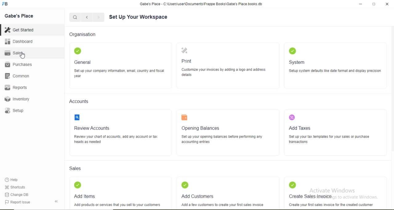 The image size is (394, 210). I want to click on Set Up Your Workspace, so click(144, 17).